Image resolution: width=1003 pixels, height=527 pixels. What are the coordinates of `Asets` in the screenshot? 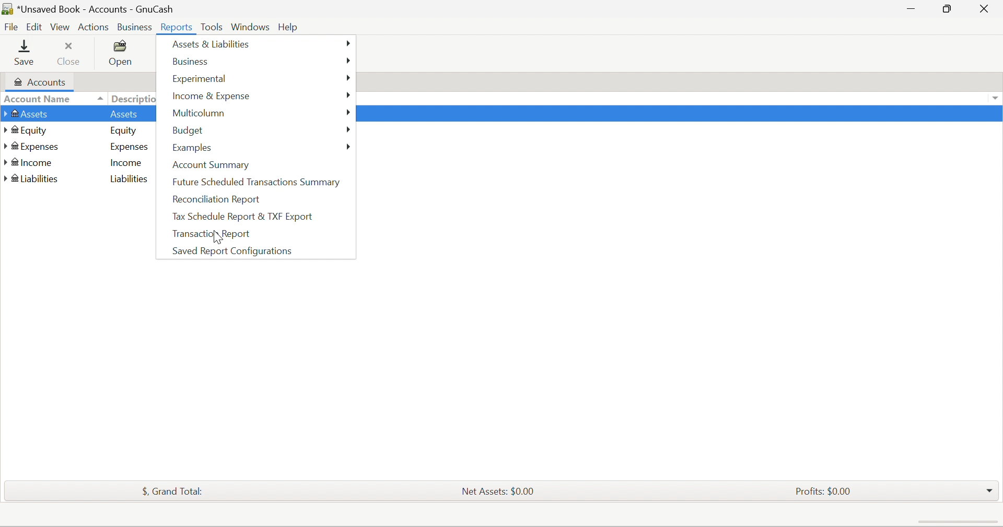 It's located at (125, 115).